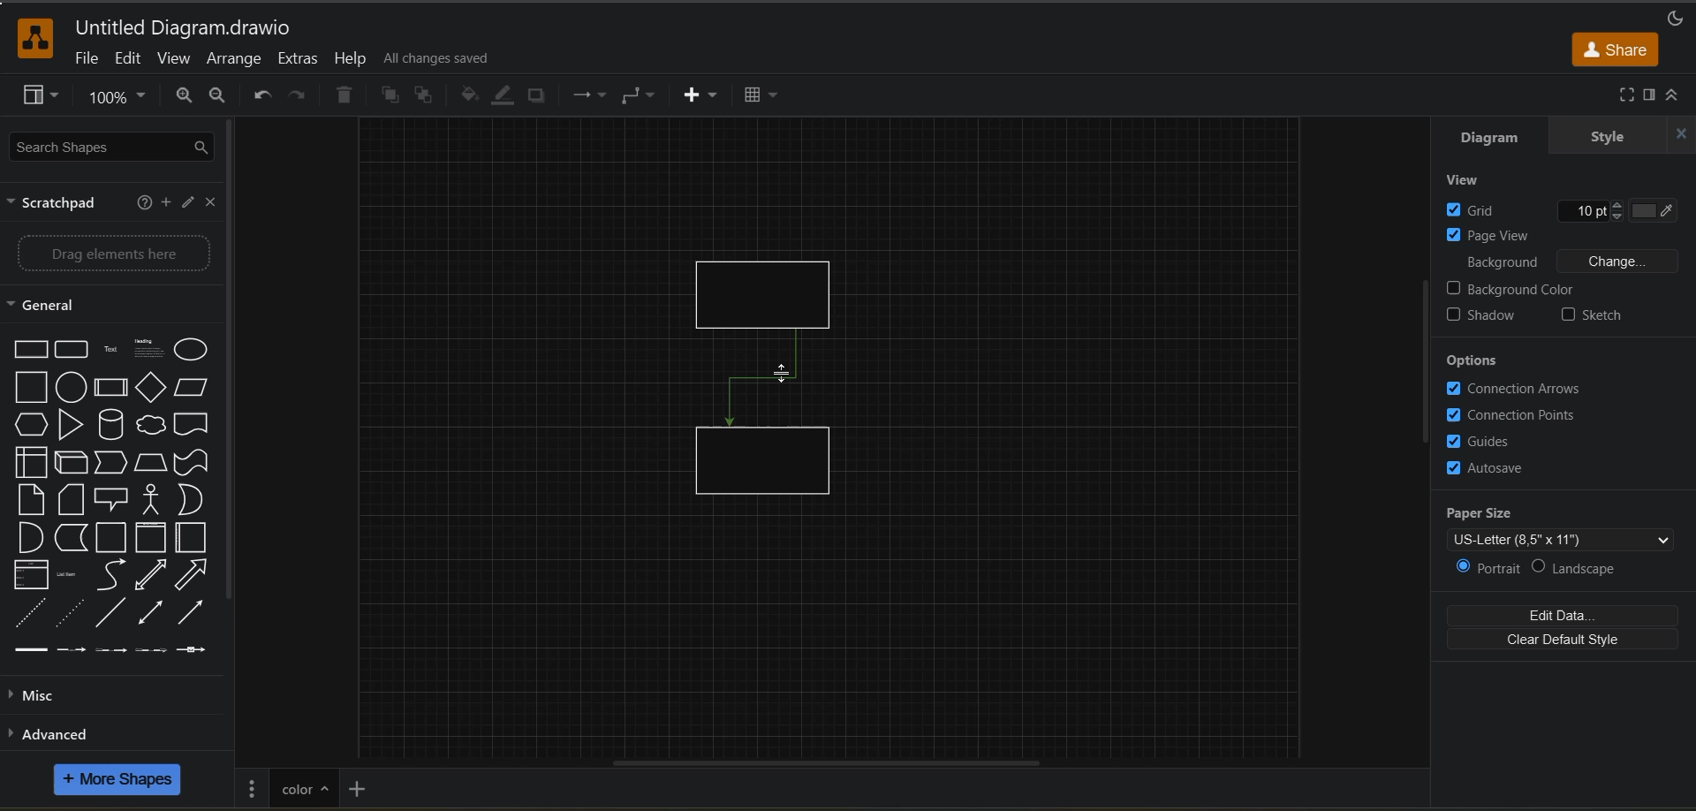  I want to click on guides, so click(1480, 440).